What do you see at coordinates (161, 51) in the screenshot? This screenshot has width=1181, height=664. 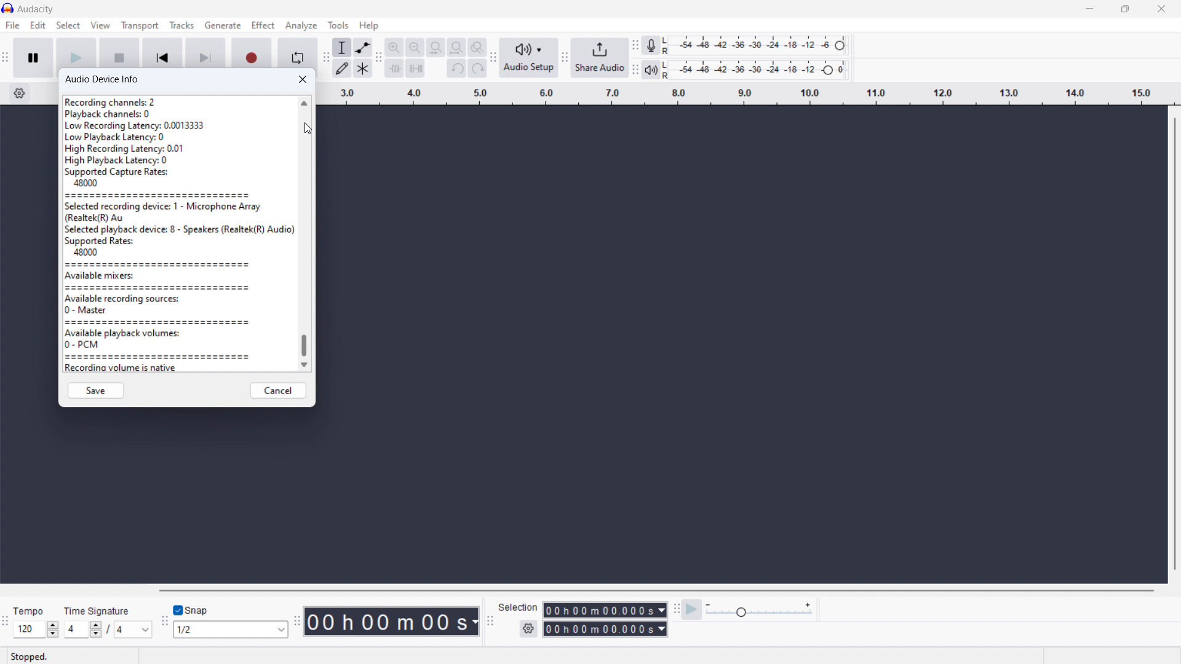 I see `skip to start` at bounding box center [161, 51].